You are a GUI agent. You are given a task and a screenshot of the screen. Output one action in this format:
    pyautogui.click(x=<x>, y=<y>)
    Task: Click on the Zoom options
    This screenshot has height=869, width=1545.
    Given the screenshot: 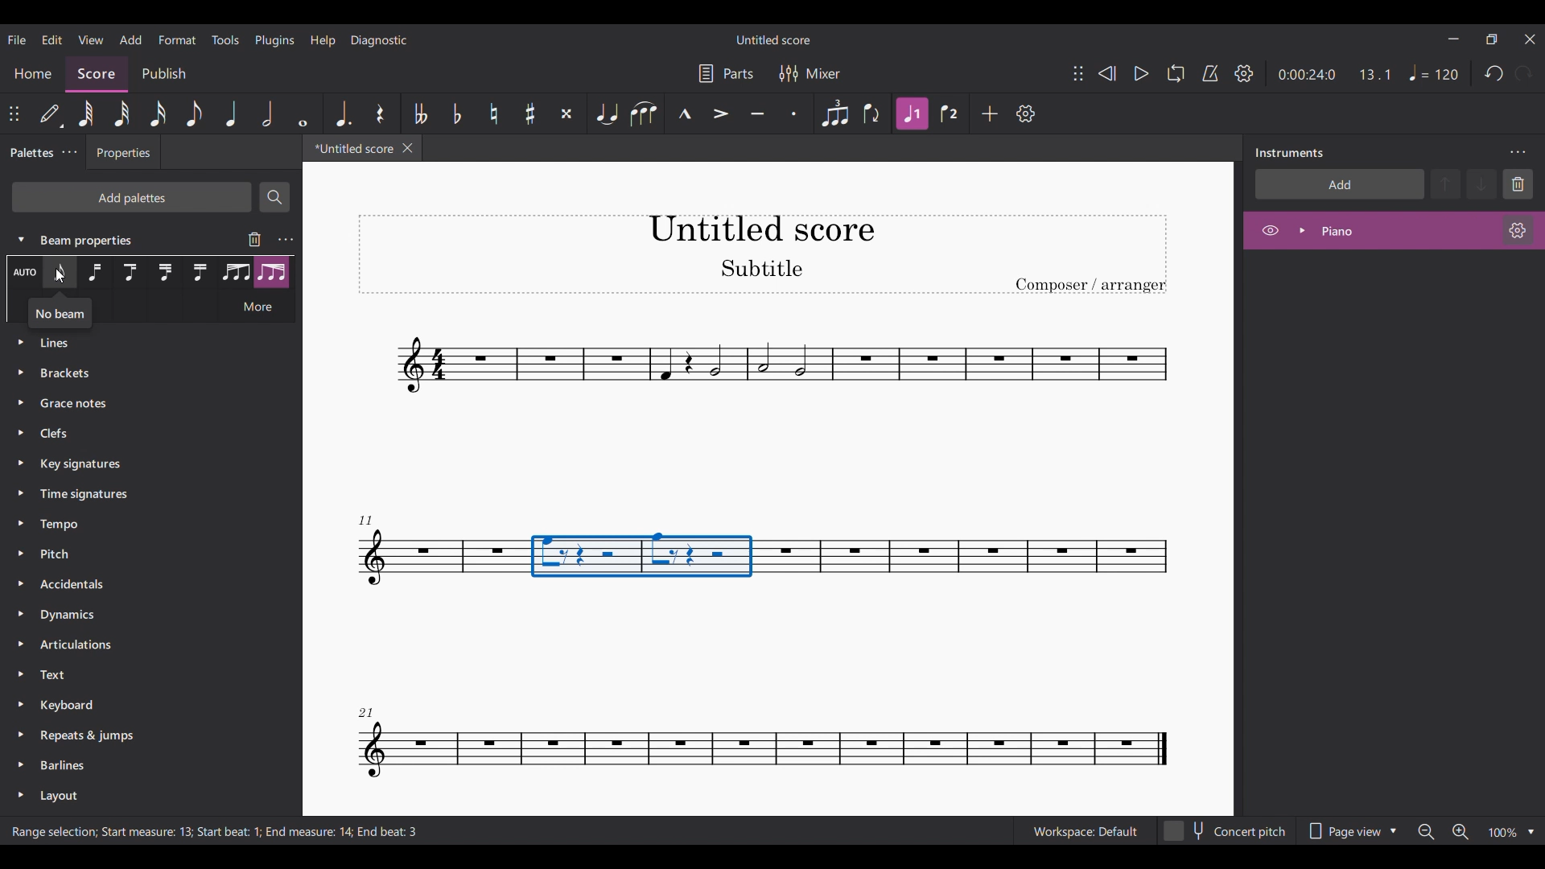 What is the action you would take?
    pyautogui.click(x=1531, y=832)
    